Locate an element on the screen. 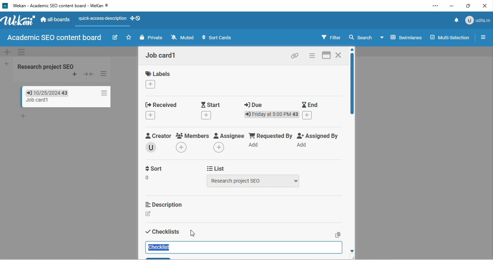 Image resolution: width=493 pixels, height=260 pixels. due is located at coordinates (254, 105).